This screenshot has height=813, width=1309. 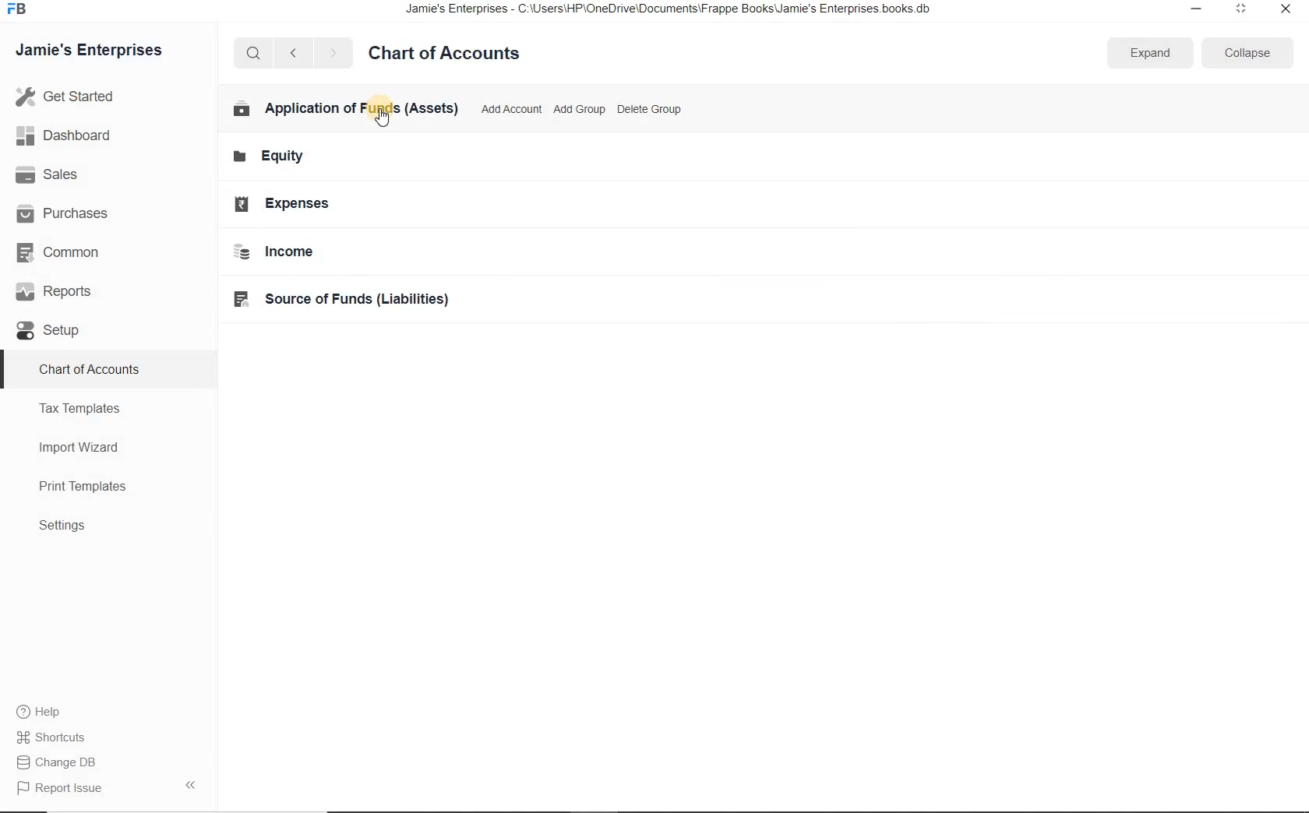 What do you see at coordinates (72, 255) in the screenshot?
I see `common` at bounding box center [72, 255].